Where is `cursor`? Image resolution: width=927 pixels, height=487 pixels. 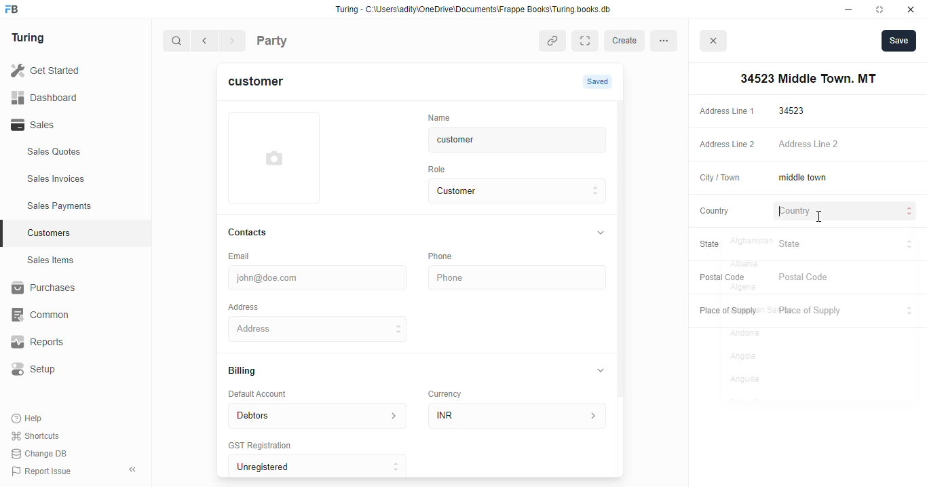
cursor is located at coordinates (818, 217).